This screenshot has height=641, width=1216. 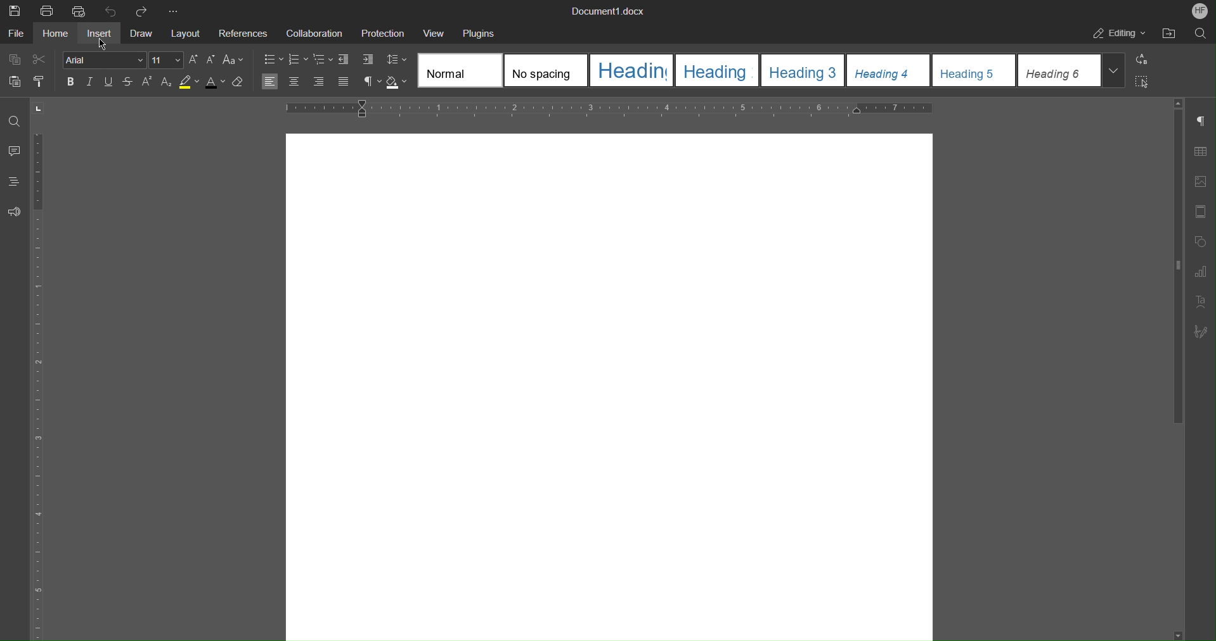 I want to click on Editing, so click(x=1120, y=34).